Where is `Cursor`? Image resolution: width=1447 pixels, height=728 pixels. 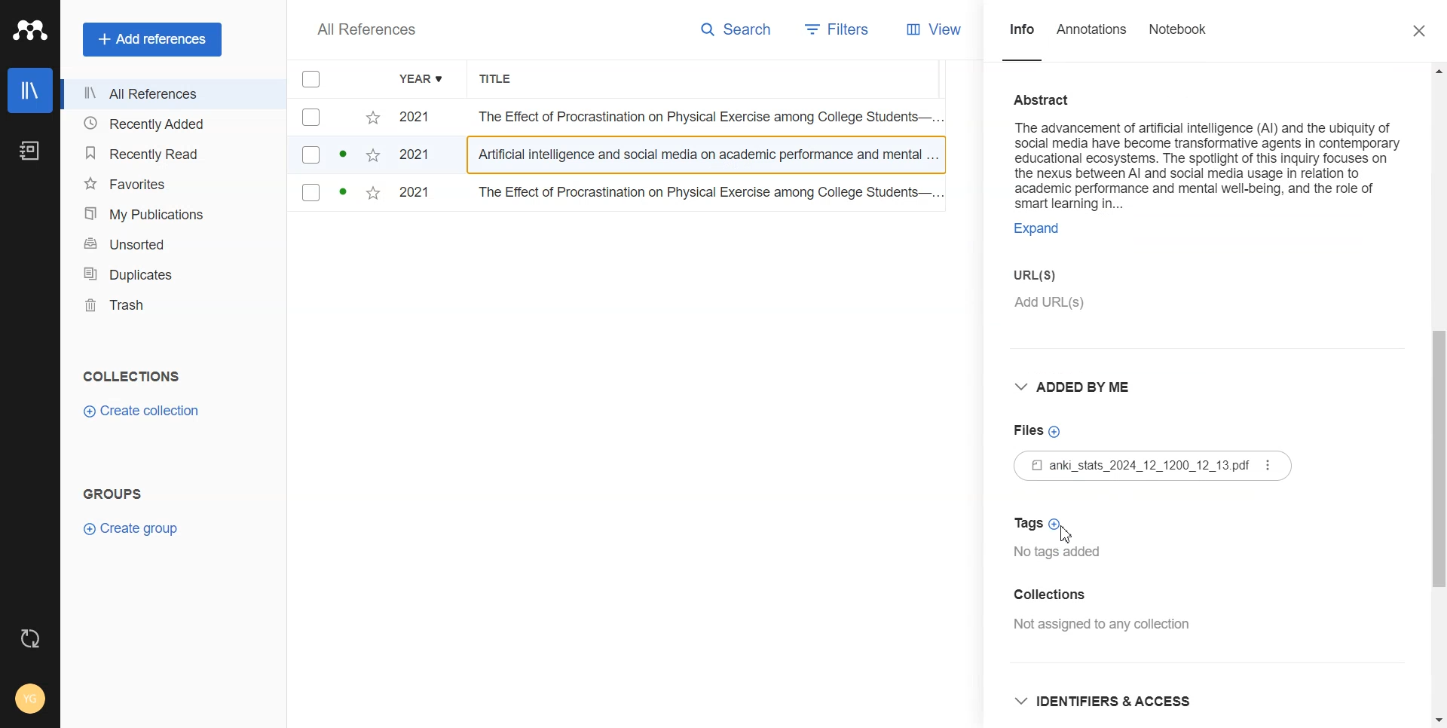 Cursor is located at coordinates (1068, 534).